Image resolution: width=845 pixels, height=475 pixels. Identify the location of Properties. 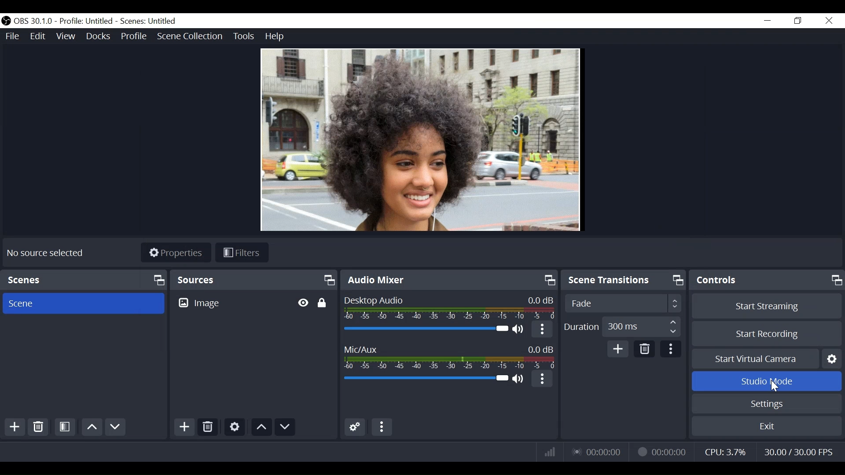
(176, 253).